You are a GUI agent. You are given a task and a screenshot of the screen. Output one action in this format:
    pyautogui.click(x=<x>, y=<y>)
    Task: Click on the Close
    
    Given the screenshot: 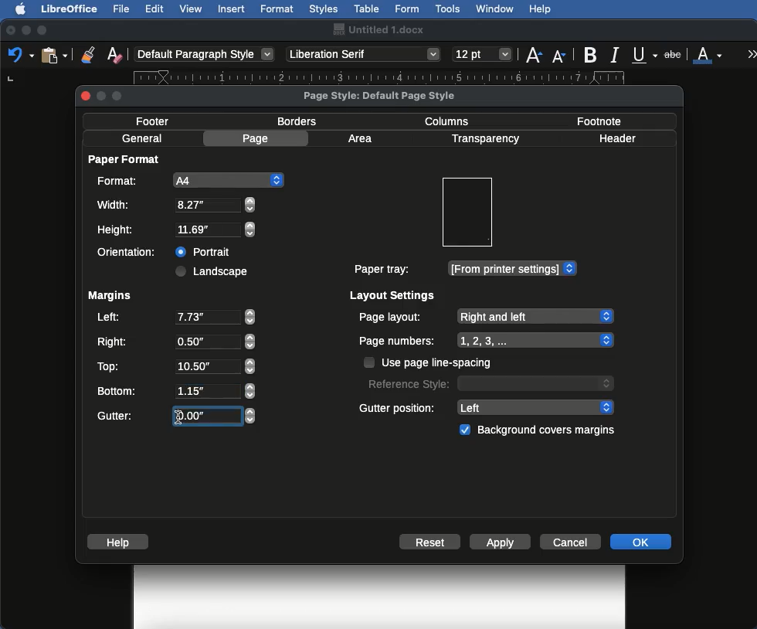 What is the action you would take?
    pyautogui.click(x=11, y=31)
    